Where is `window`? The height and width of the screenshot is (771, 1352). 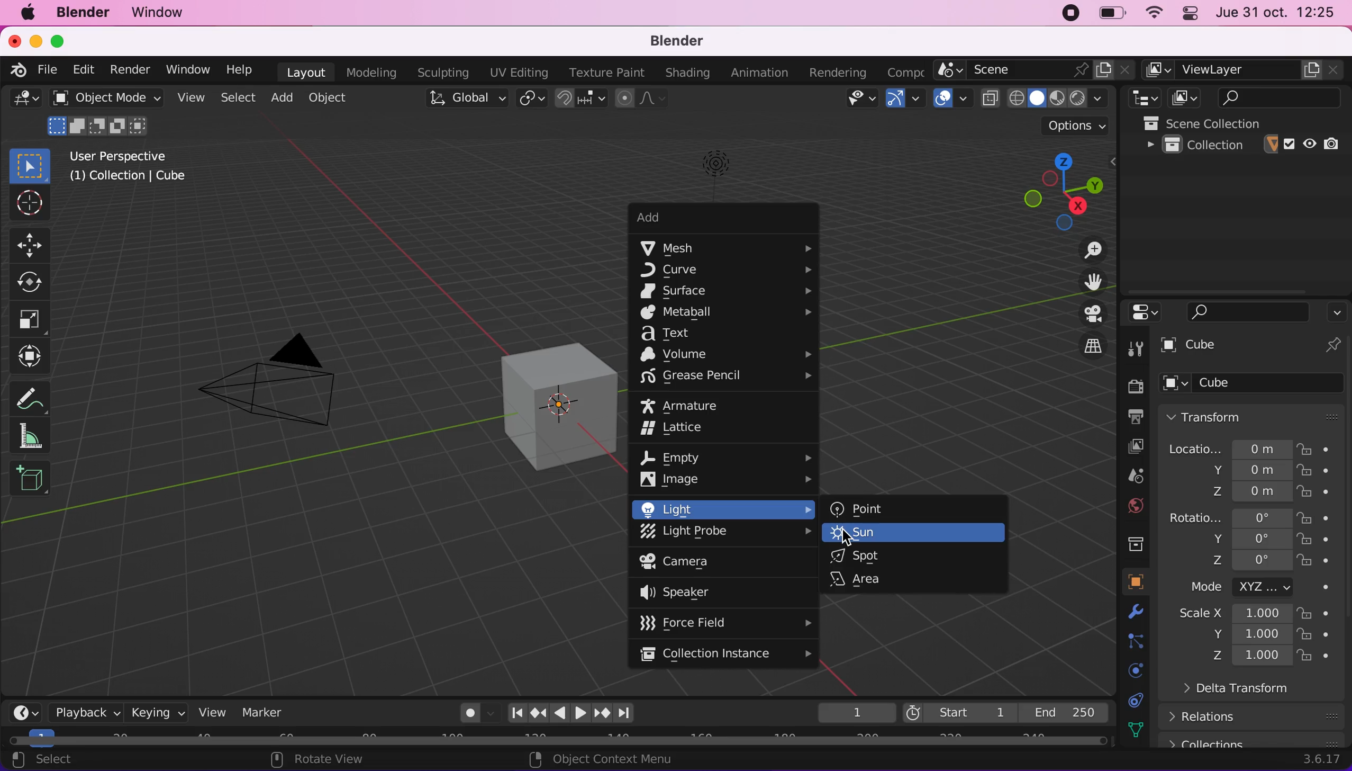
window is located at coordinates (165, 13).